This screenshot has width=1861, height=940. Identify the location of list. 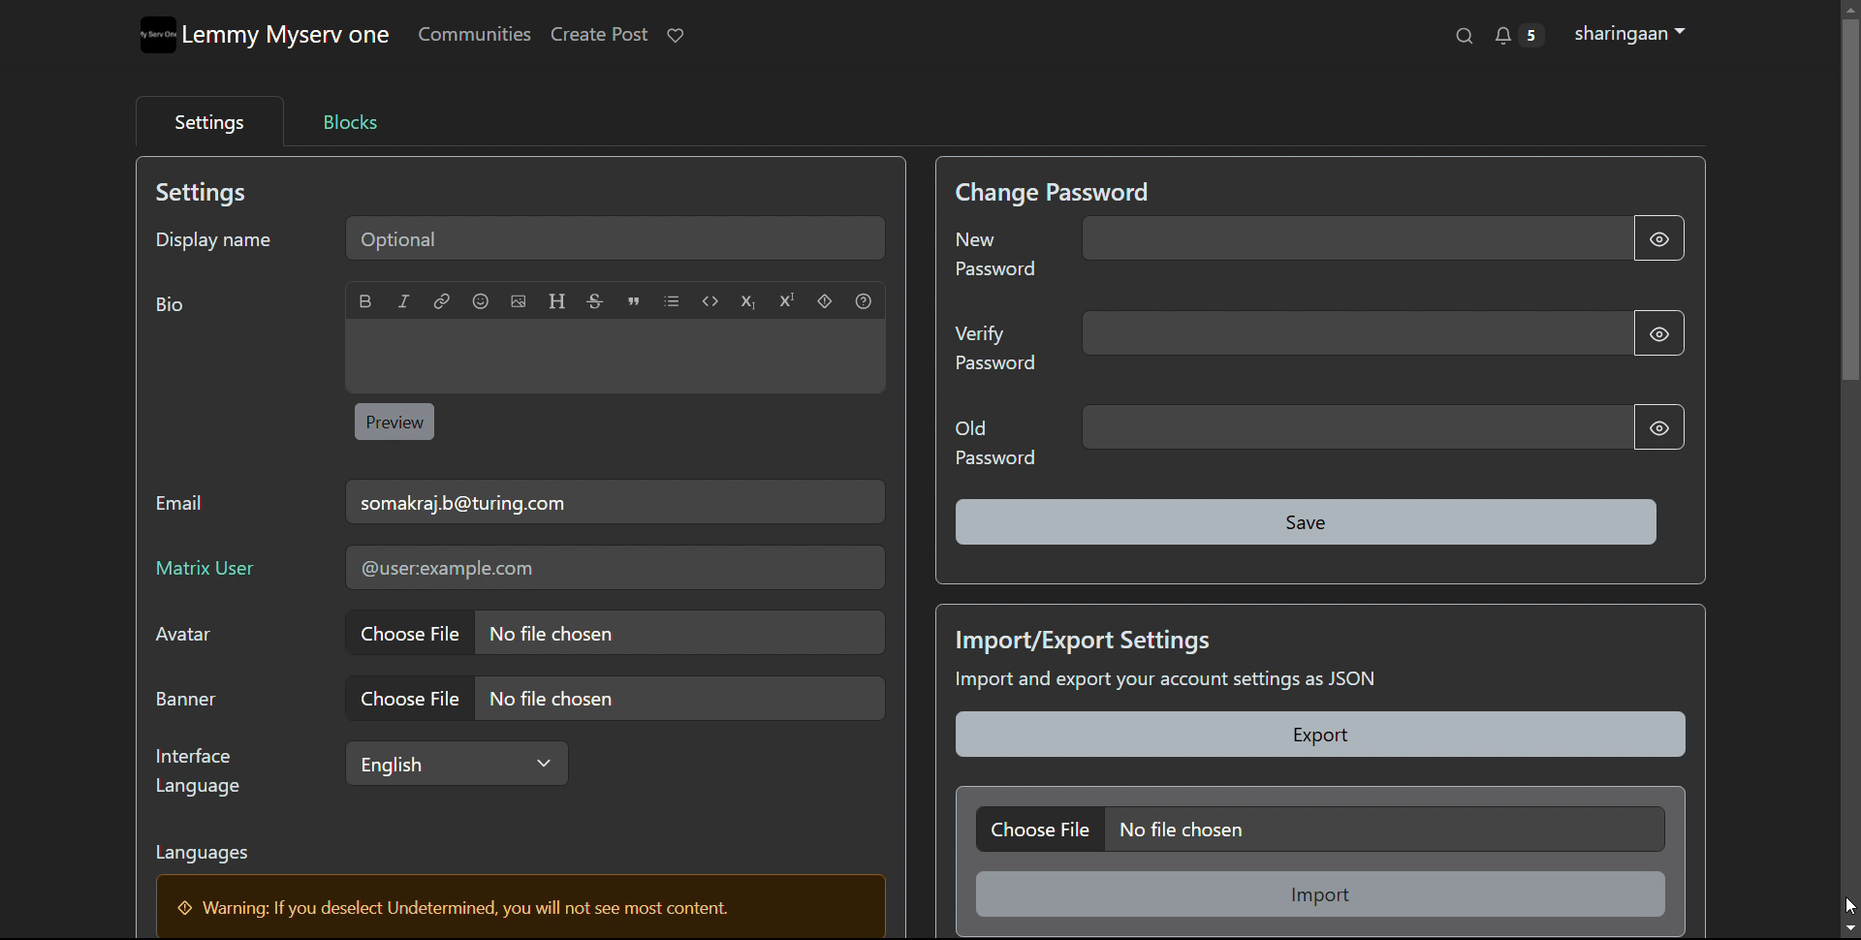
(671, 301).